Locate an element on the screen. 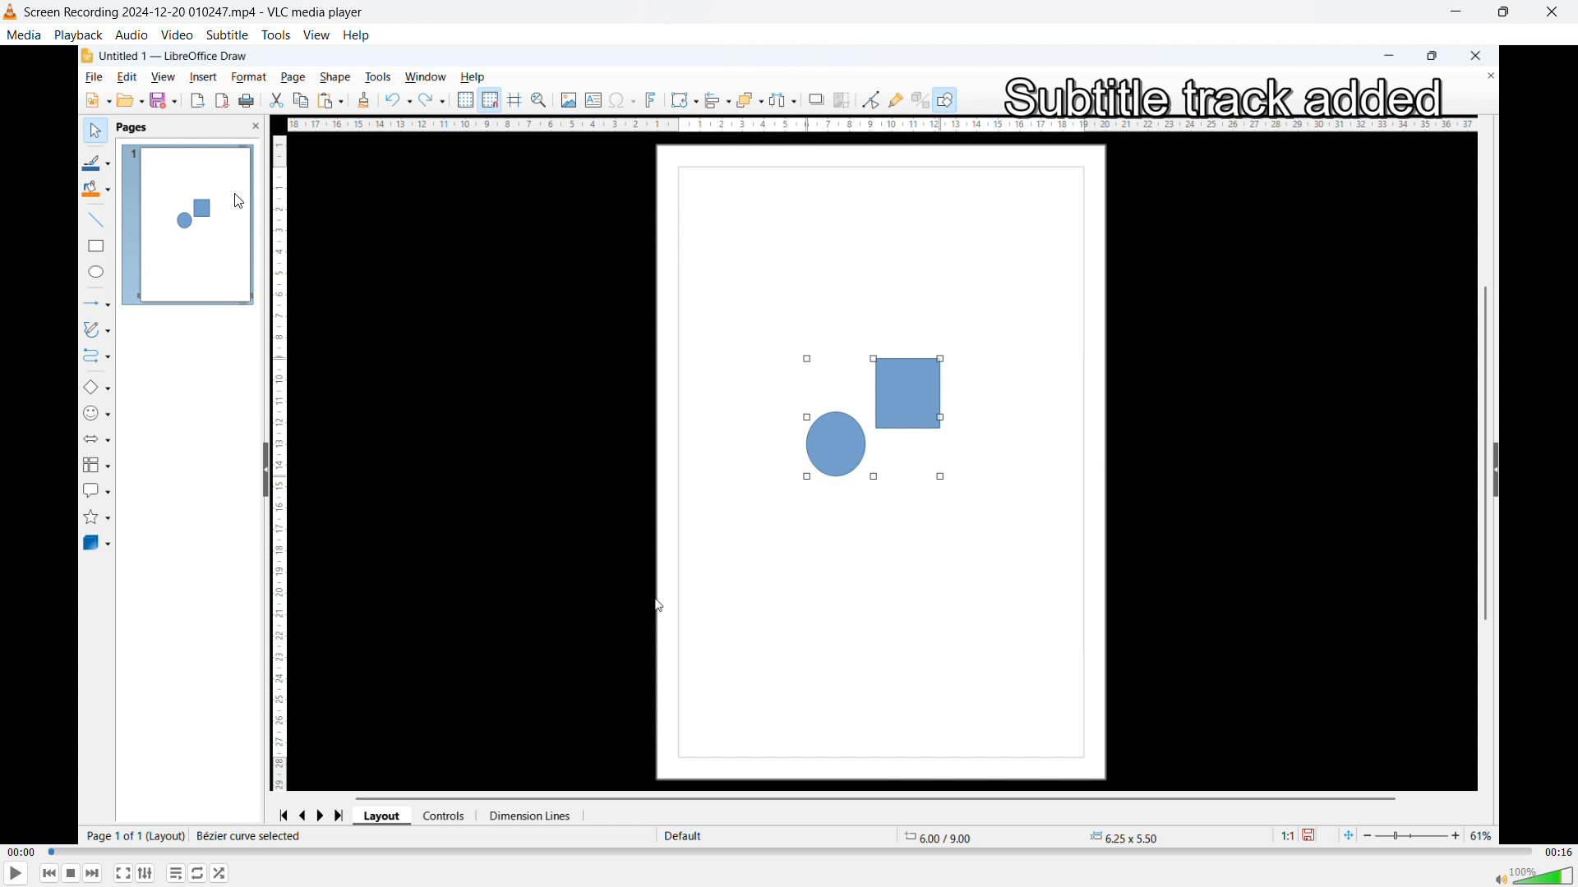 The width and height of the screenshot is (1578, 887). helpline while moving is located at coordinates (517, 100).